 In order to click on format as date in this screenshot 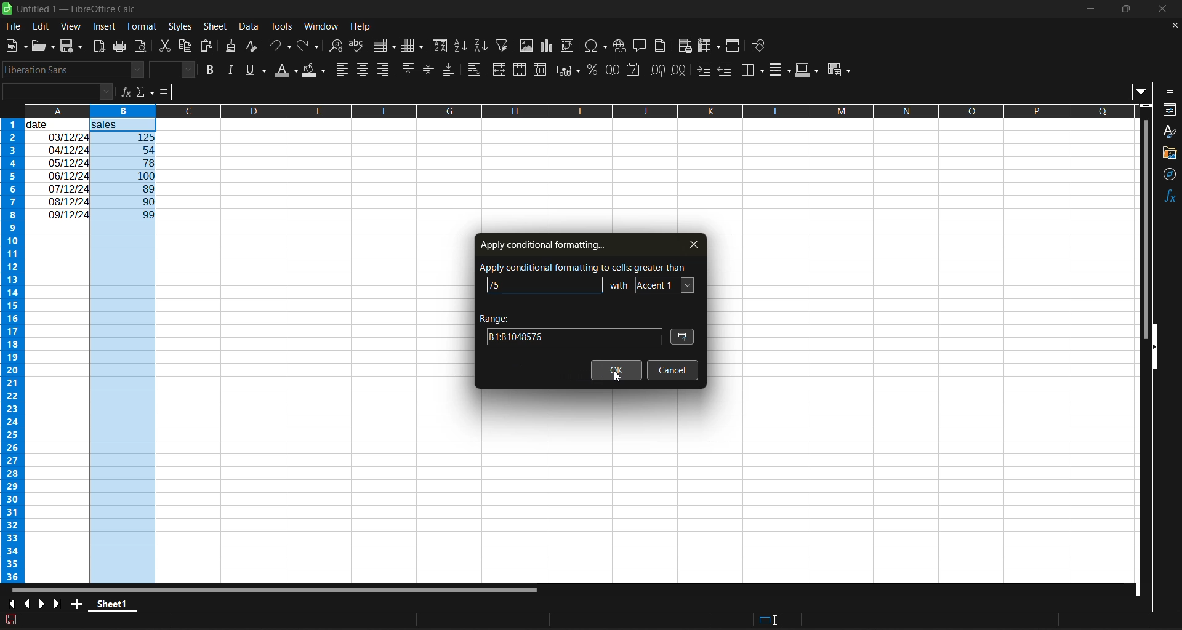, I will do `click(632, 71)`.